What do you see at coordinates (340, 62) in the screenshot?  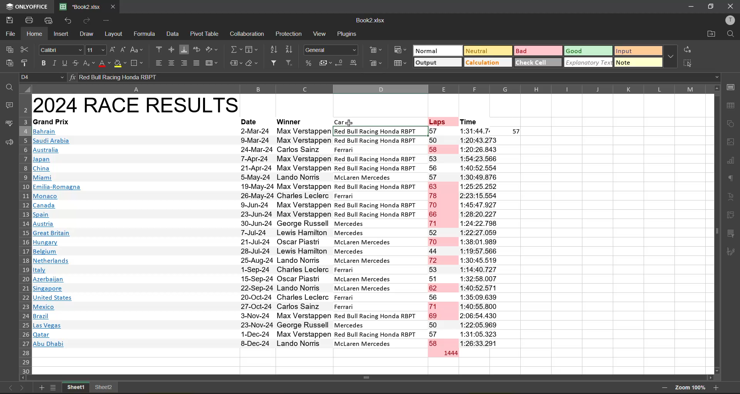 I see `decrease decimal` at bounding box center [340, 62].